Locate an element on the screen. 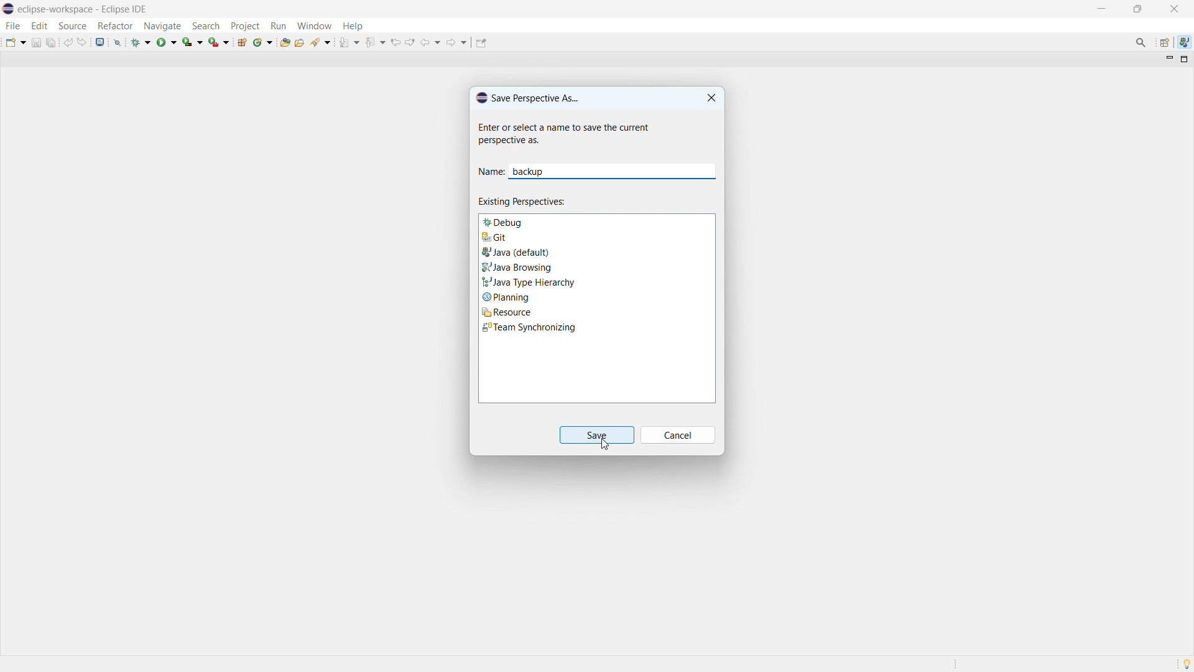 Image resolution: width=1194 pixels, height=672 pixels. undo is located at coordinates (68, 42).